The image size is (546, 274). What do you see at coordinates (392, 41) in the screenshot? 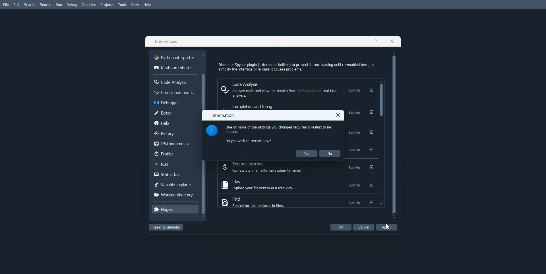
I see `Close` at bounding box center [392, 41].